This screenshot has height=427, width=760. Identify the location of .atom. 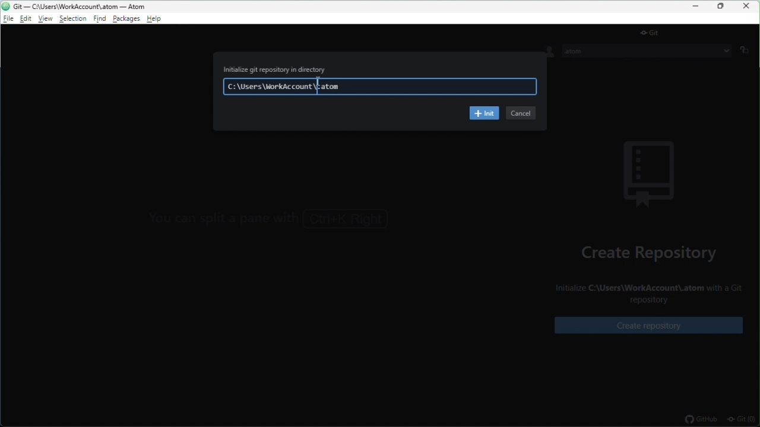
(648, 52).